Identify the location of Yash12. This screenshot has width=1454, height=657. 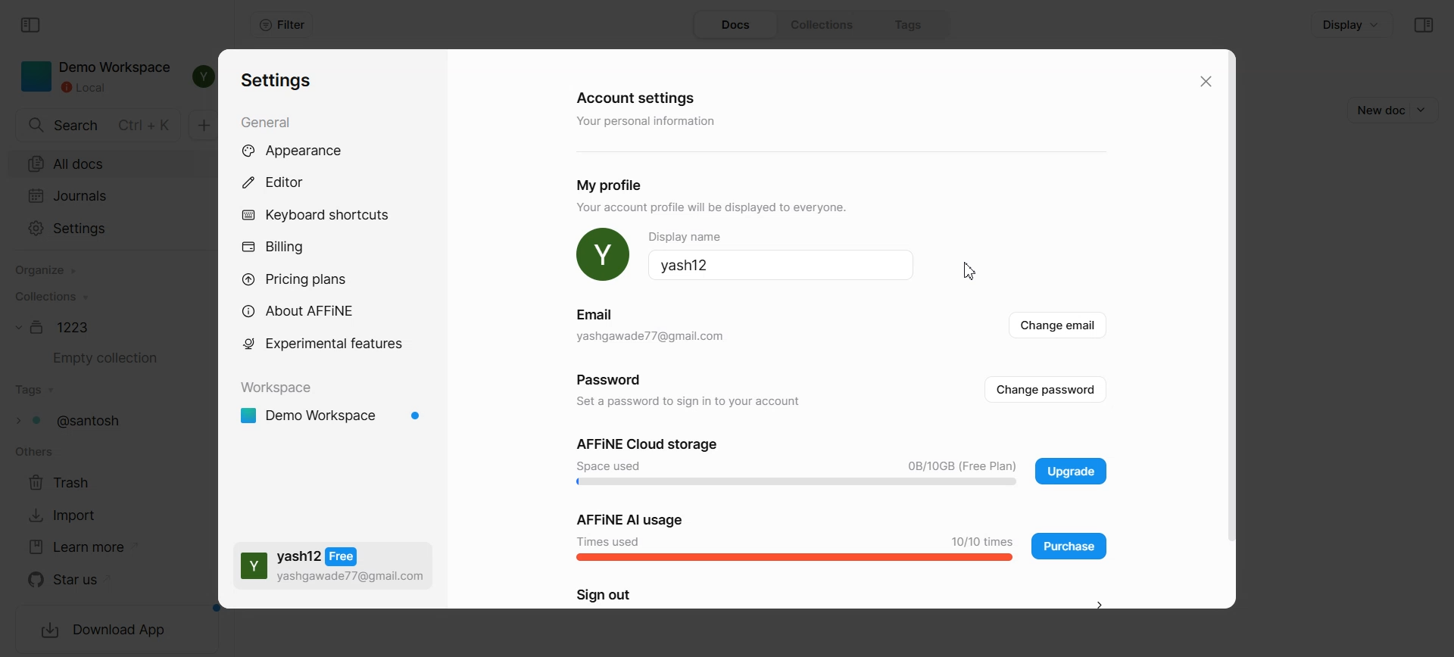
(781, 265).